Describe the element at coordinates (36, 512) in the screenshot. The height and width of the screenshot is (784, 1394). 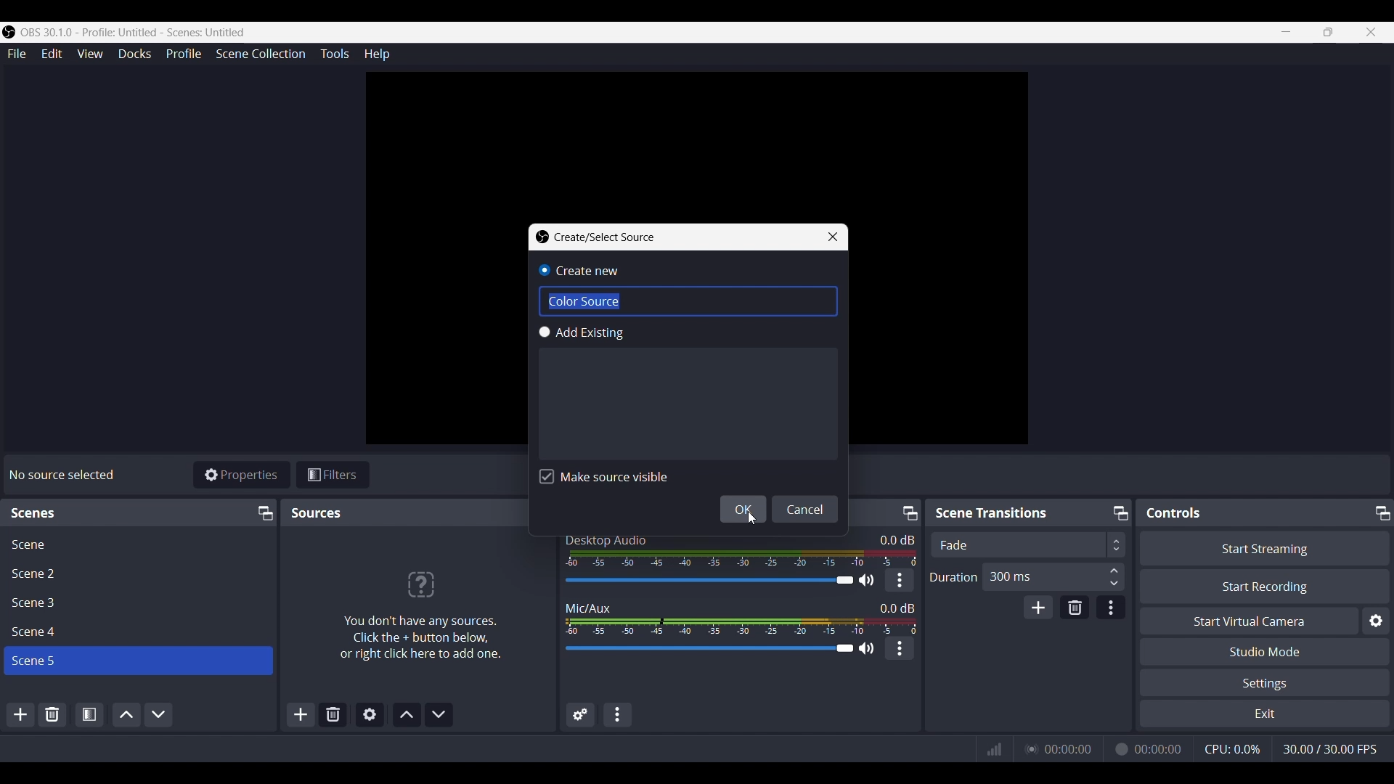
I see `Text` at that location.